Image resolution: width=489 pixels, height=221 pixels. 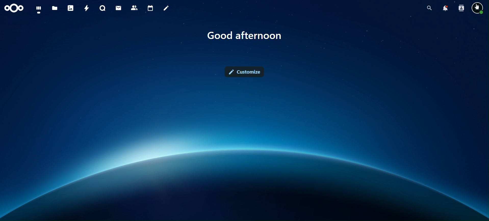 I want to click on mail, so click(x=118, y=8).